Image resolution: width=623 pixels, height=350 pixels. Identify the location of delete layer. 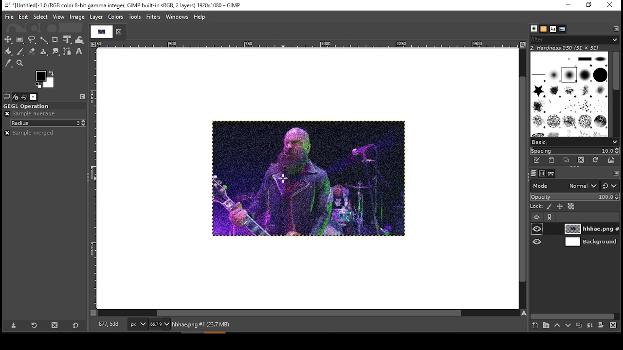
(615, 326).